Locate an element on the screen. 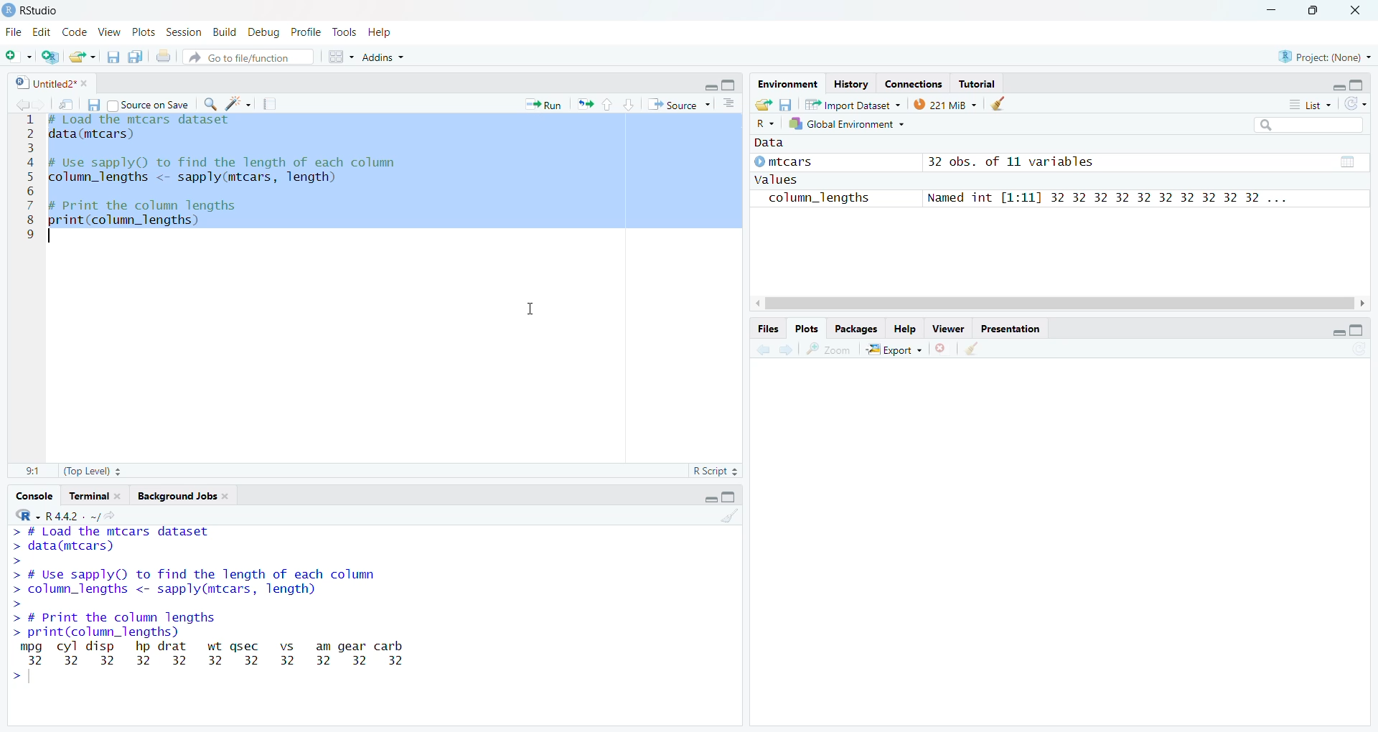 This screenshot has width=1378, height=732. Debug is located at coordinates (265, 32).